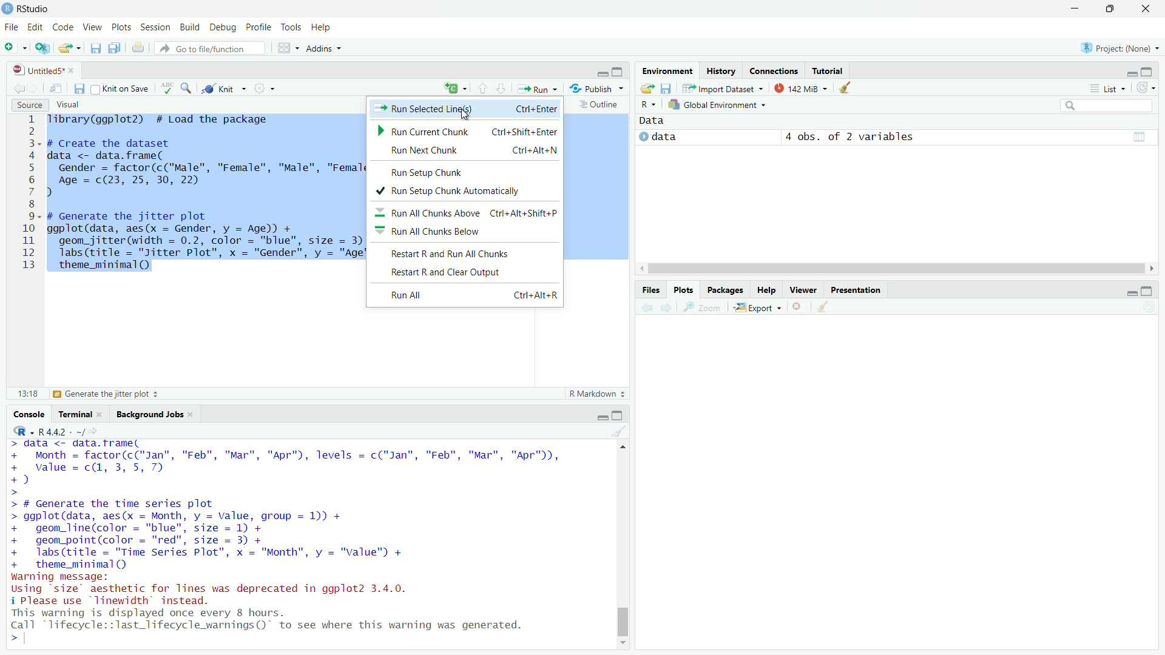 This screenshot has height=655, width=1165. Describe the element at coordinates (38, 8) in the screenshot. I see `RStudio` at that location.